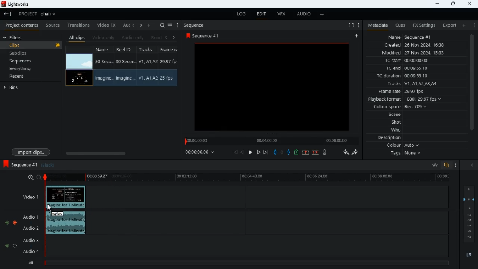 Image resolution: width=478 pixels, height=269 pixels. I want to click on Name, so click(103, 78).